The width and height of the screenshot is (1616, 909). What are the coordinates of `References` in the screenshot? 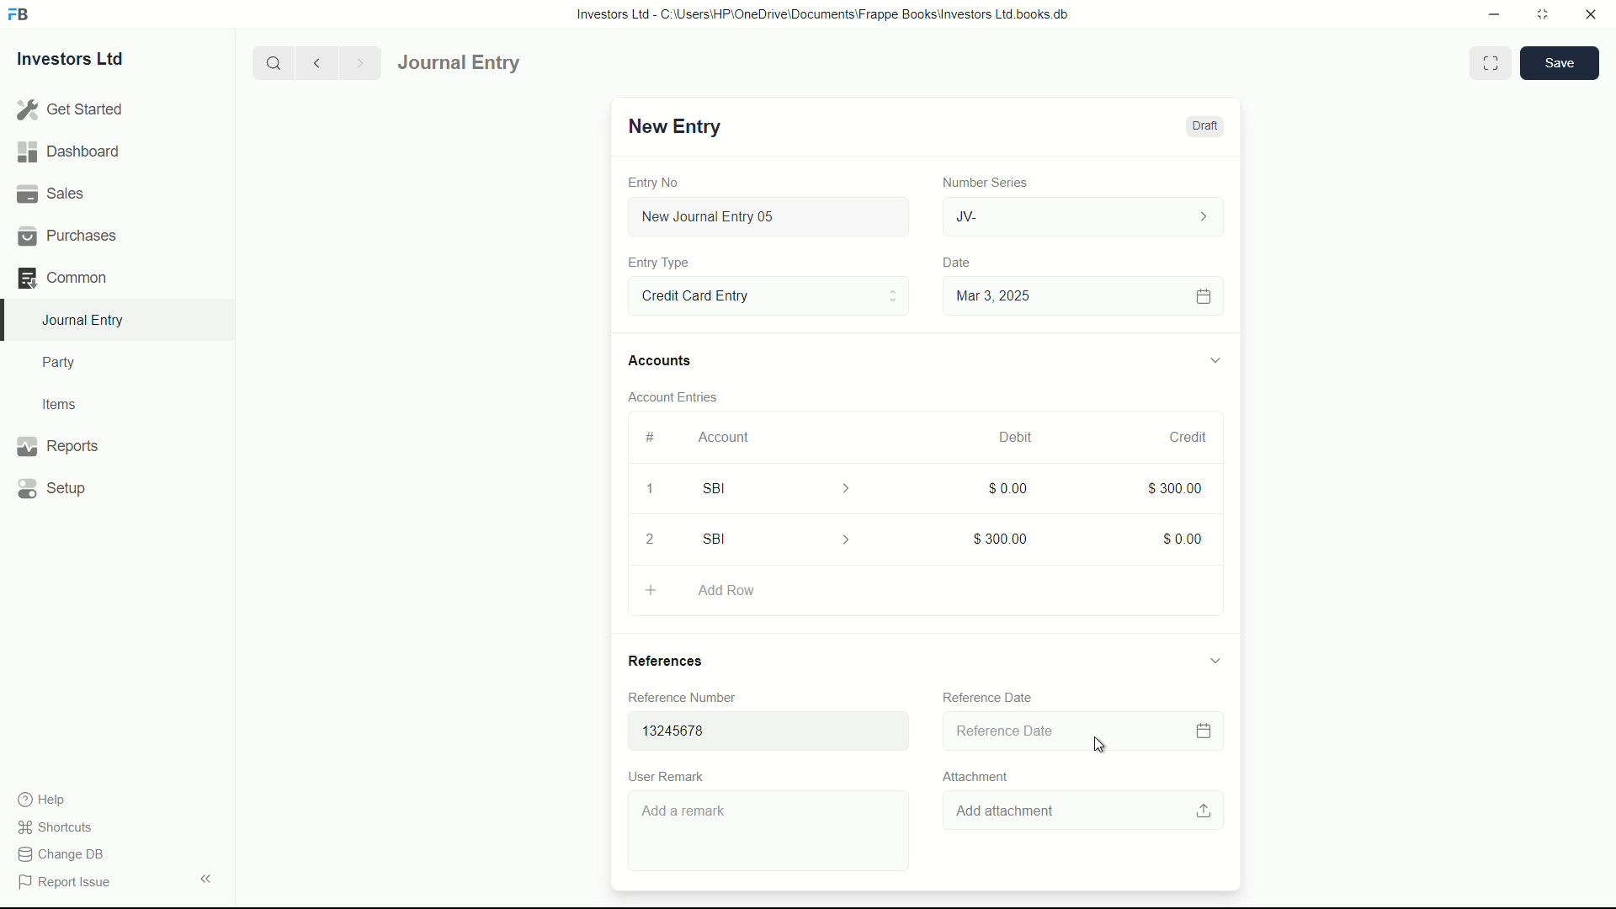 It's located at (682, 661).